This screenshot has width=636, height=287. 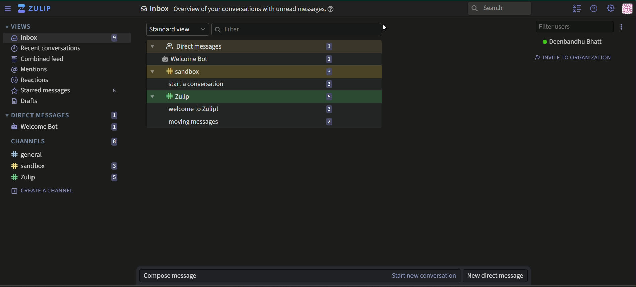 I want to click on sandbox, so click(x=235, y=97).